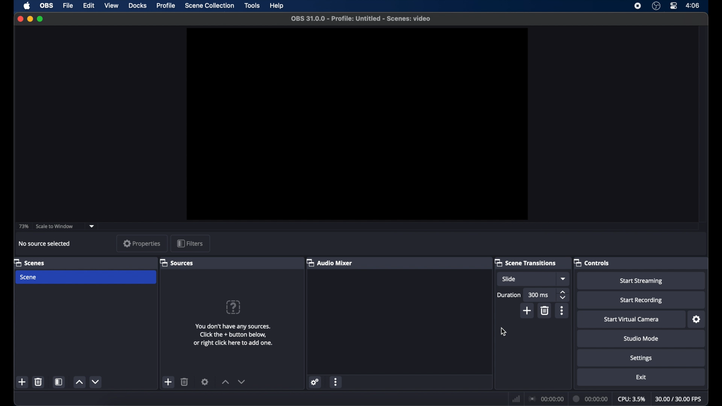  Describe the element at coordinates (138, 6) in the screenshot. I see `docks` at that location.